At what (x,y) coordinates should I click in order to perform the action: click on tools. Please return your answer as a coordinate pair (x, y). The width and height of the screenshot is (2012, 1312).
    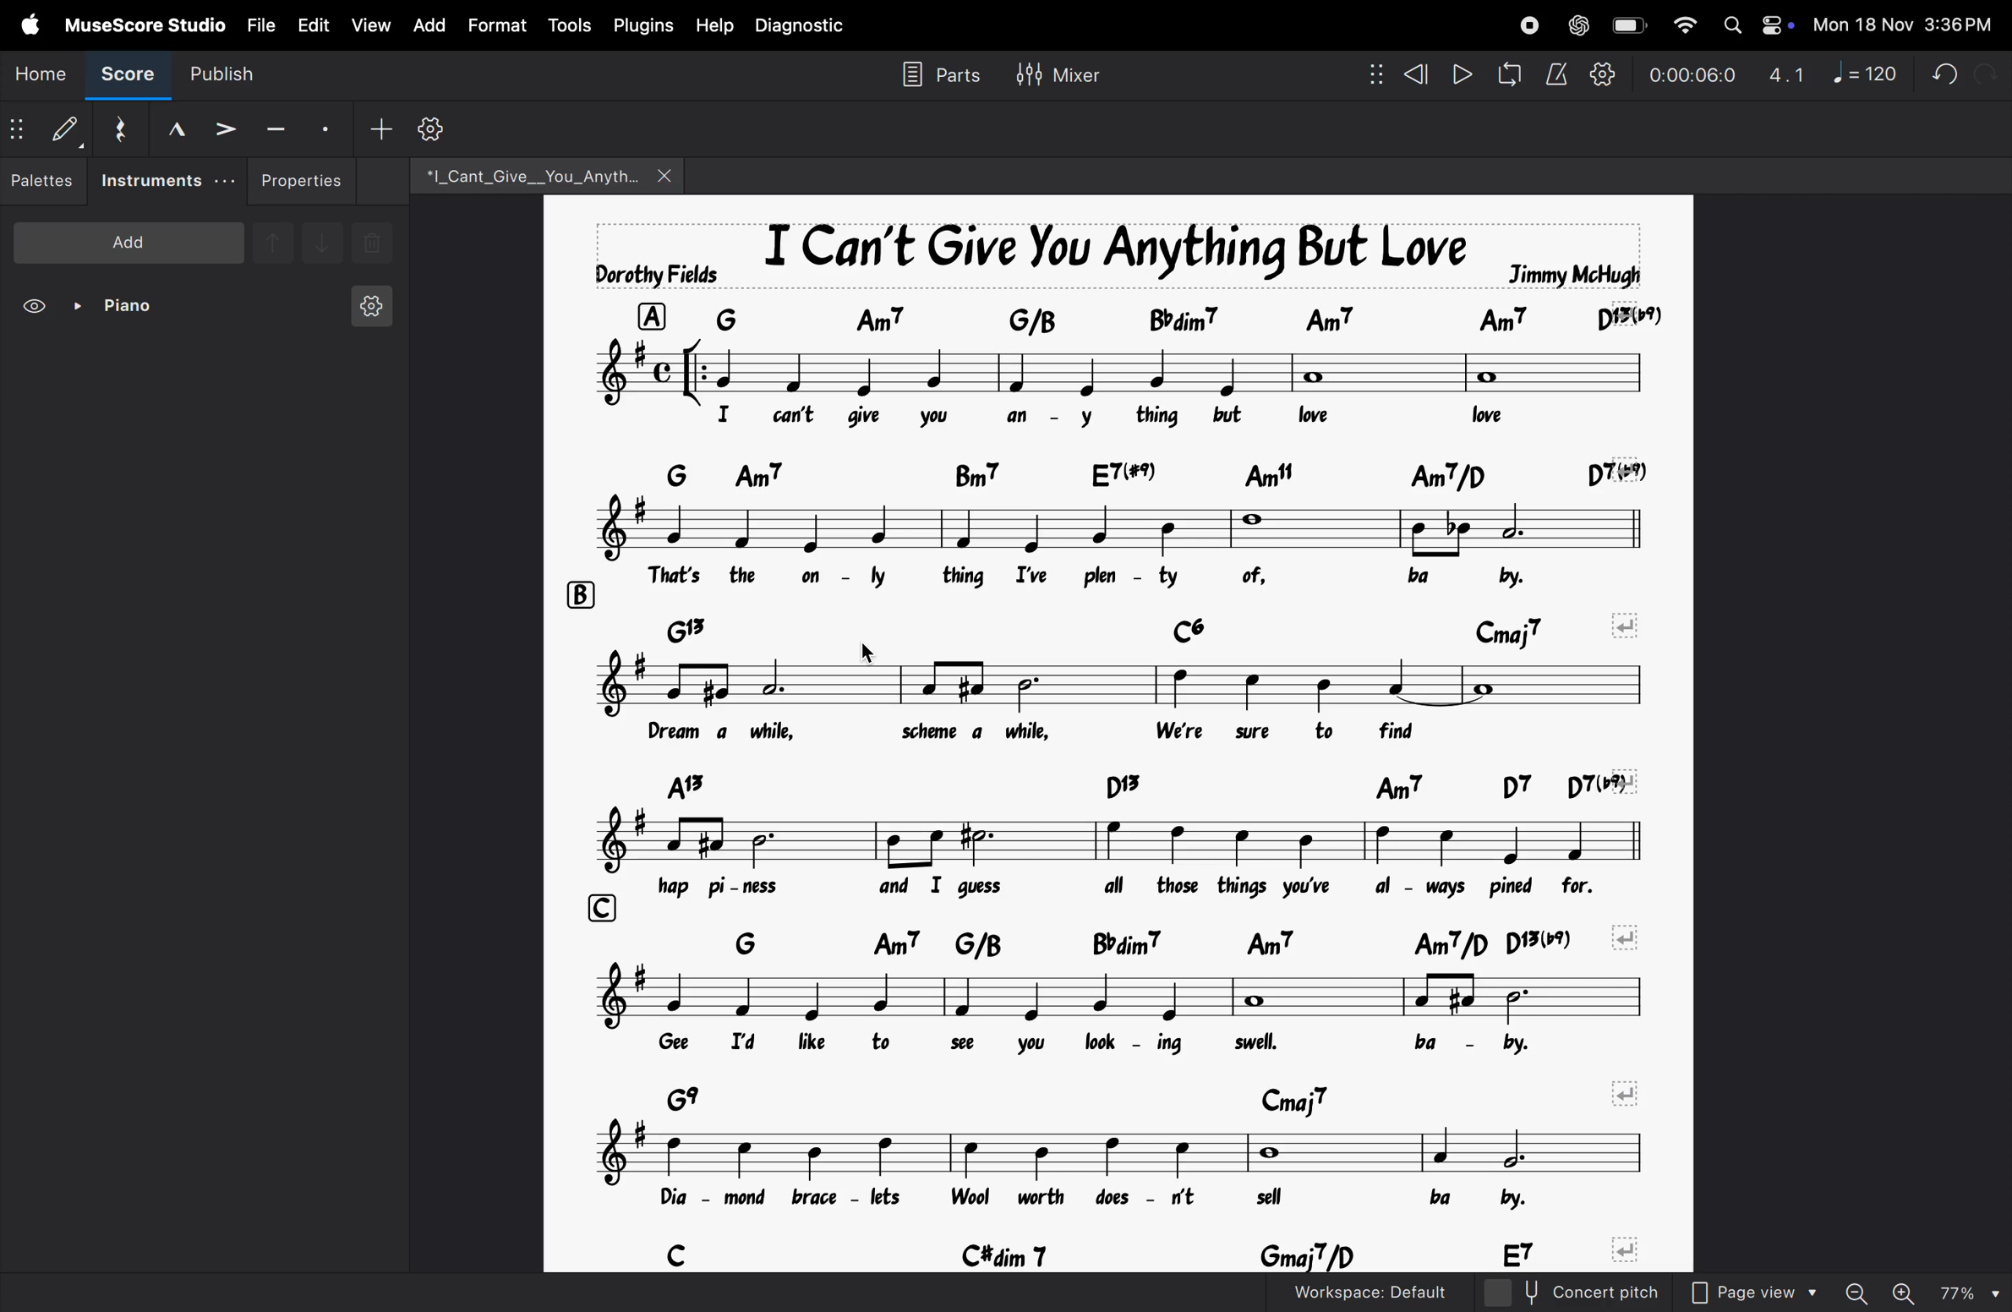
    Looking at the image, I should click on (566, 26).